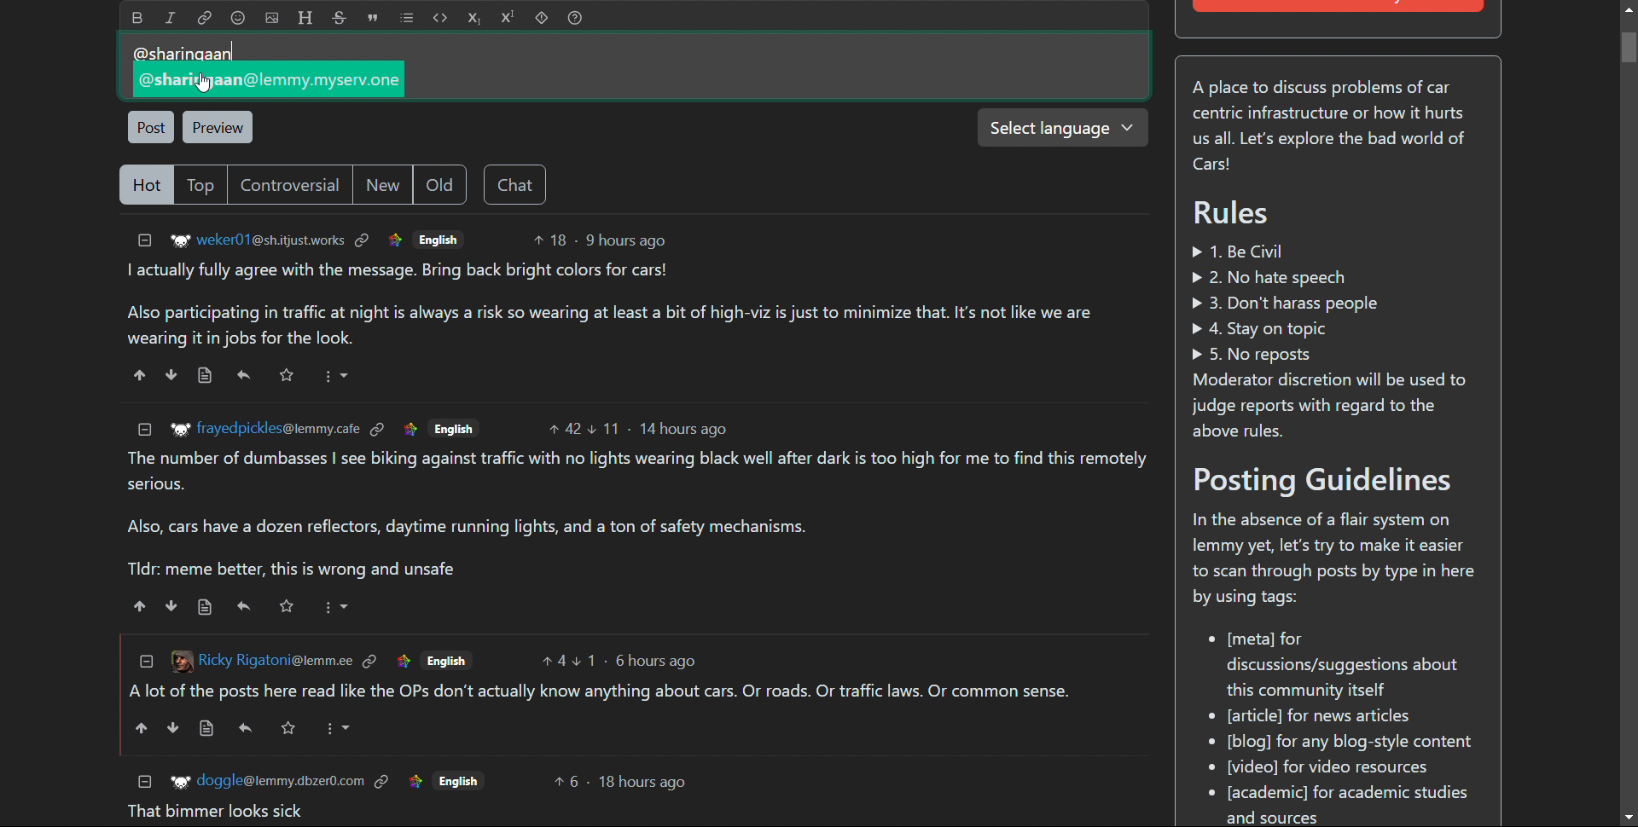 Image resolution: width=1638 pixels, height=827 pixels. I want to click on type here to comment, so click(635, 67).